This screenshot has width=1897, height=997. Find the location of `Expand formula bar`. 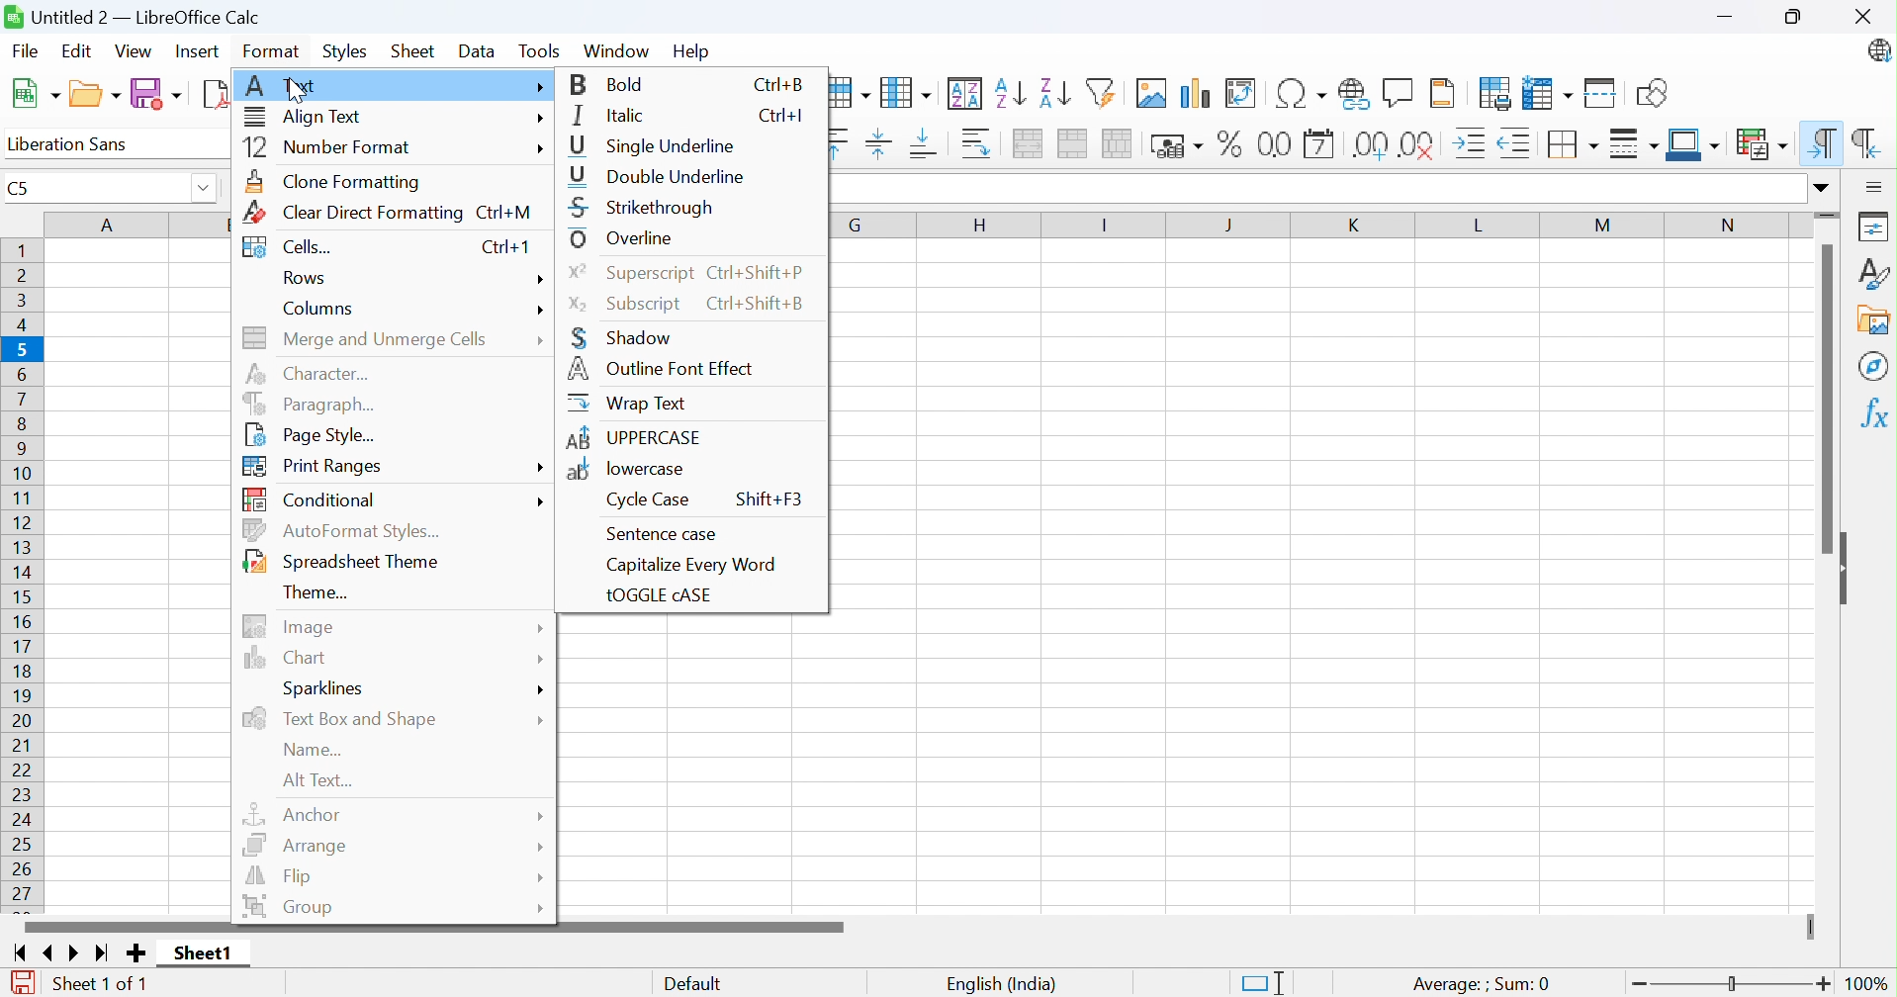

Expand formula bar is located at coordinates (1826, 188).